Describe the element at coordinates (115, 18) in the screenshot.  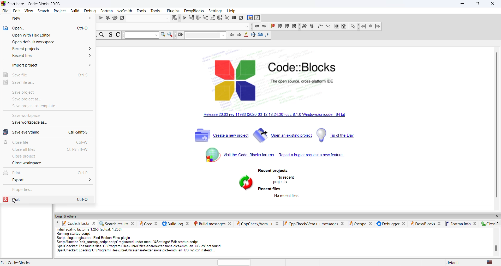
I see `rebuild` at that location.